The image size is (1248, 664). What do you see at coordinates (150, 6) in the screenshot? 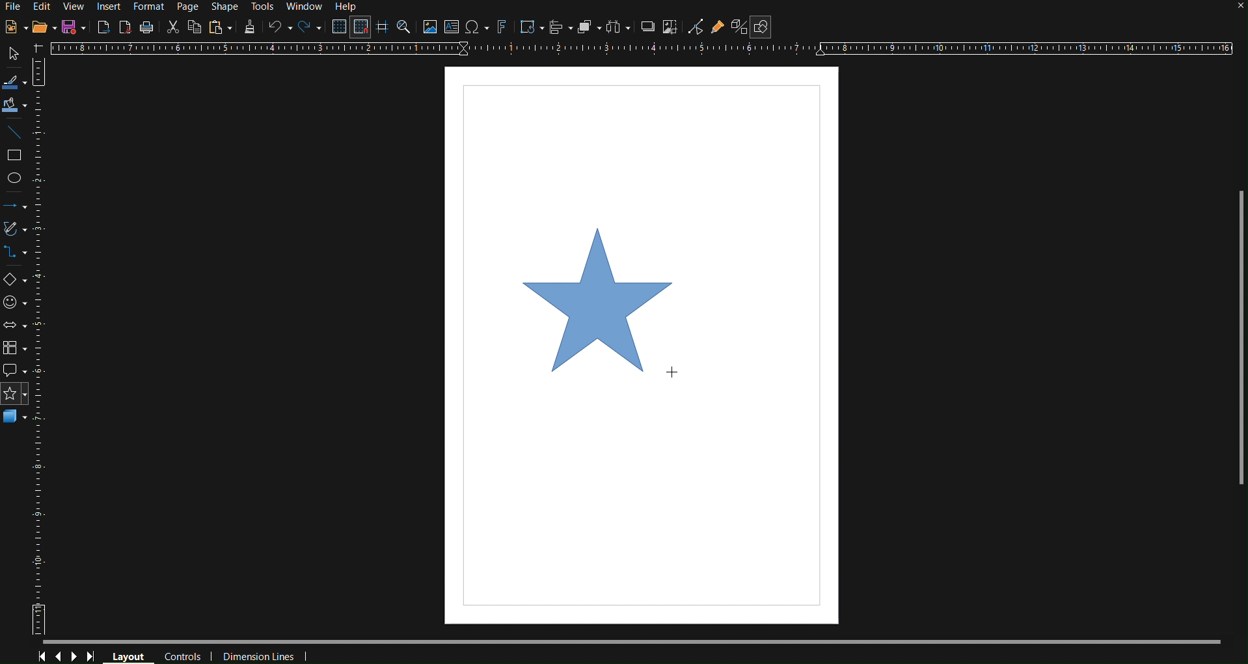
I see `Format` at bounding box center [150, 6].